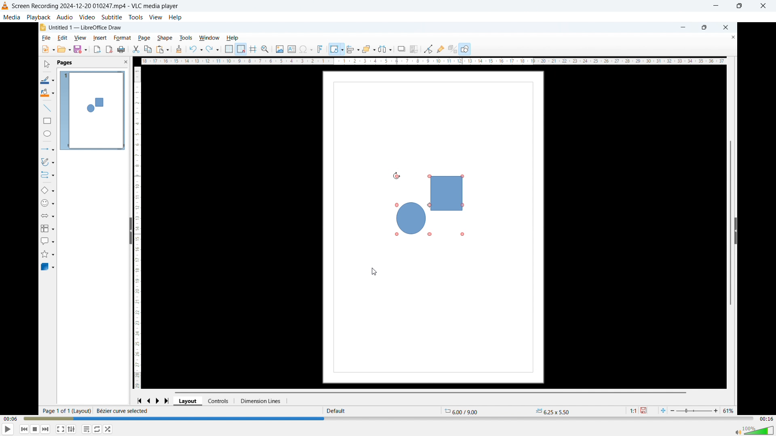 The image size is (776, 436). What do you see at coordinates (65, 17) in the screenshot?
I see `Audio ` at bounding box center [65, 17].